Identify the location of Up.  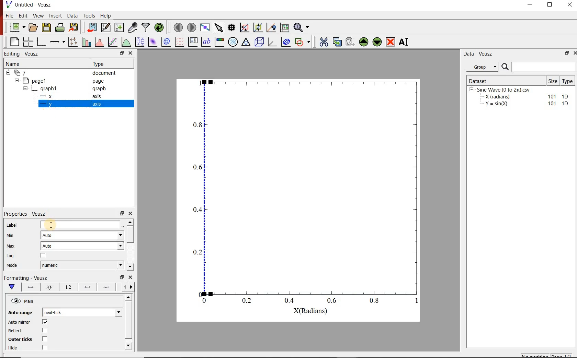
(130, 222).